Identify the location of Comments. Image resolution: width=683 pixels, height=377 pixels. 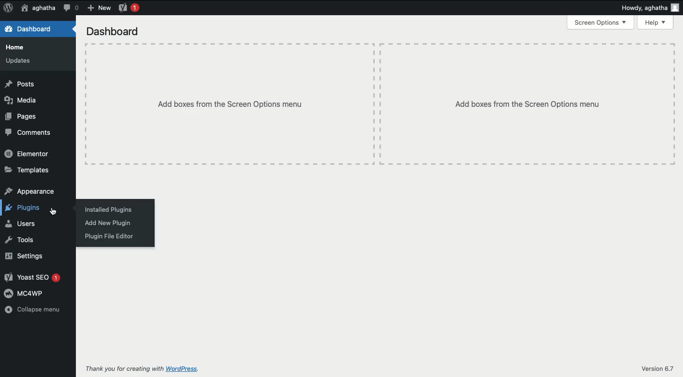
(28, 132).